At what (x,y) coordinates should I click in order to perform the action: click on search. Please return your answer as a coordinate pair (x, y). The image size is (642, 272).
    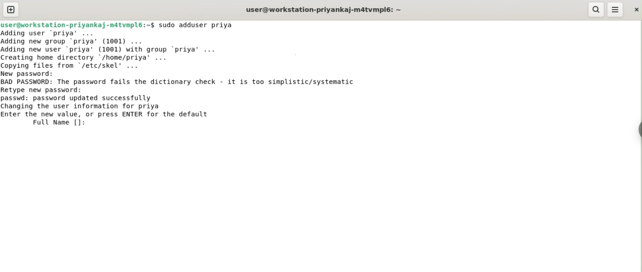
    Looking at the image, I should click on (595, 9).